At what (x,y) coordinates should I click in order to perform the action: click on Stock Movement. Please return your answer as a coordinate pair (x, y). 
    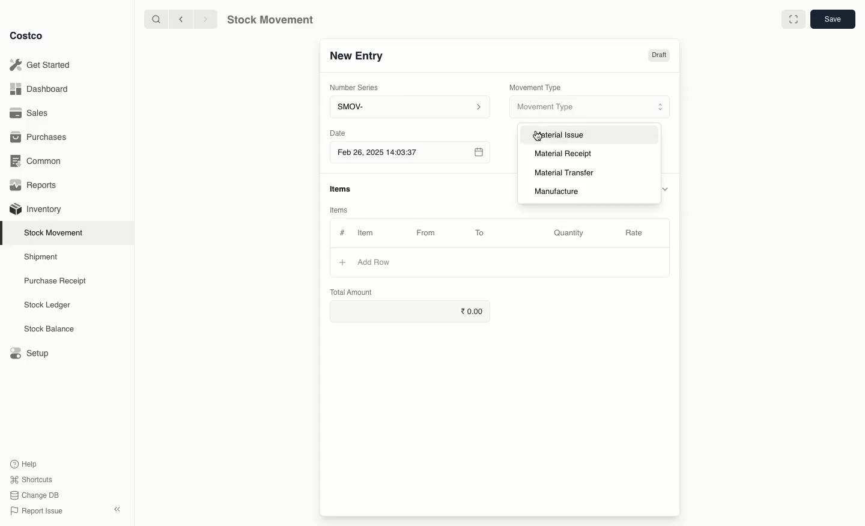
    Looking at the image, I should click on (56, 232).